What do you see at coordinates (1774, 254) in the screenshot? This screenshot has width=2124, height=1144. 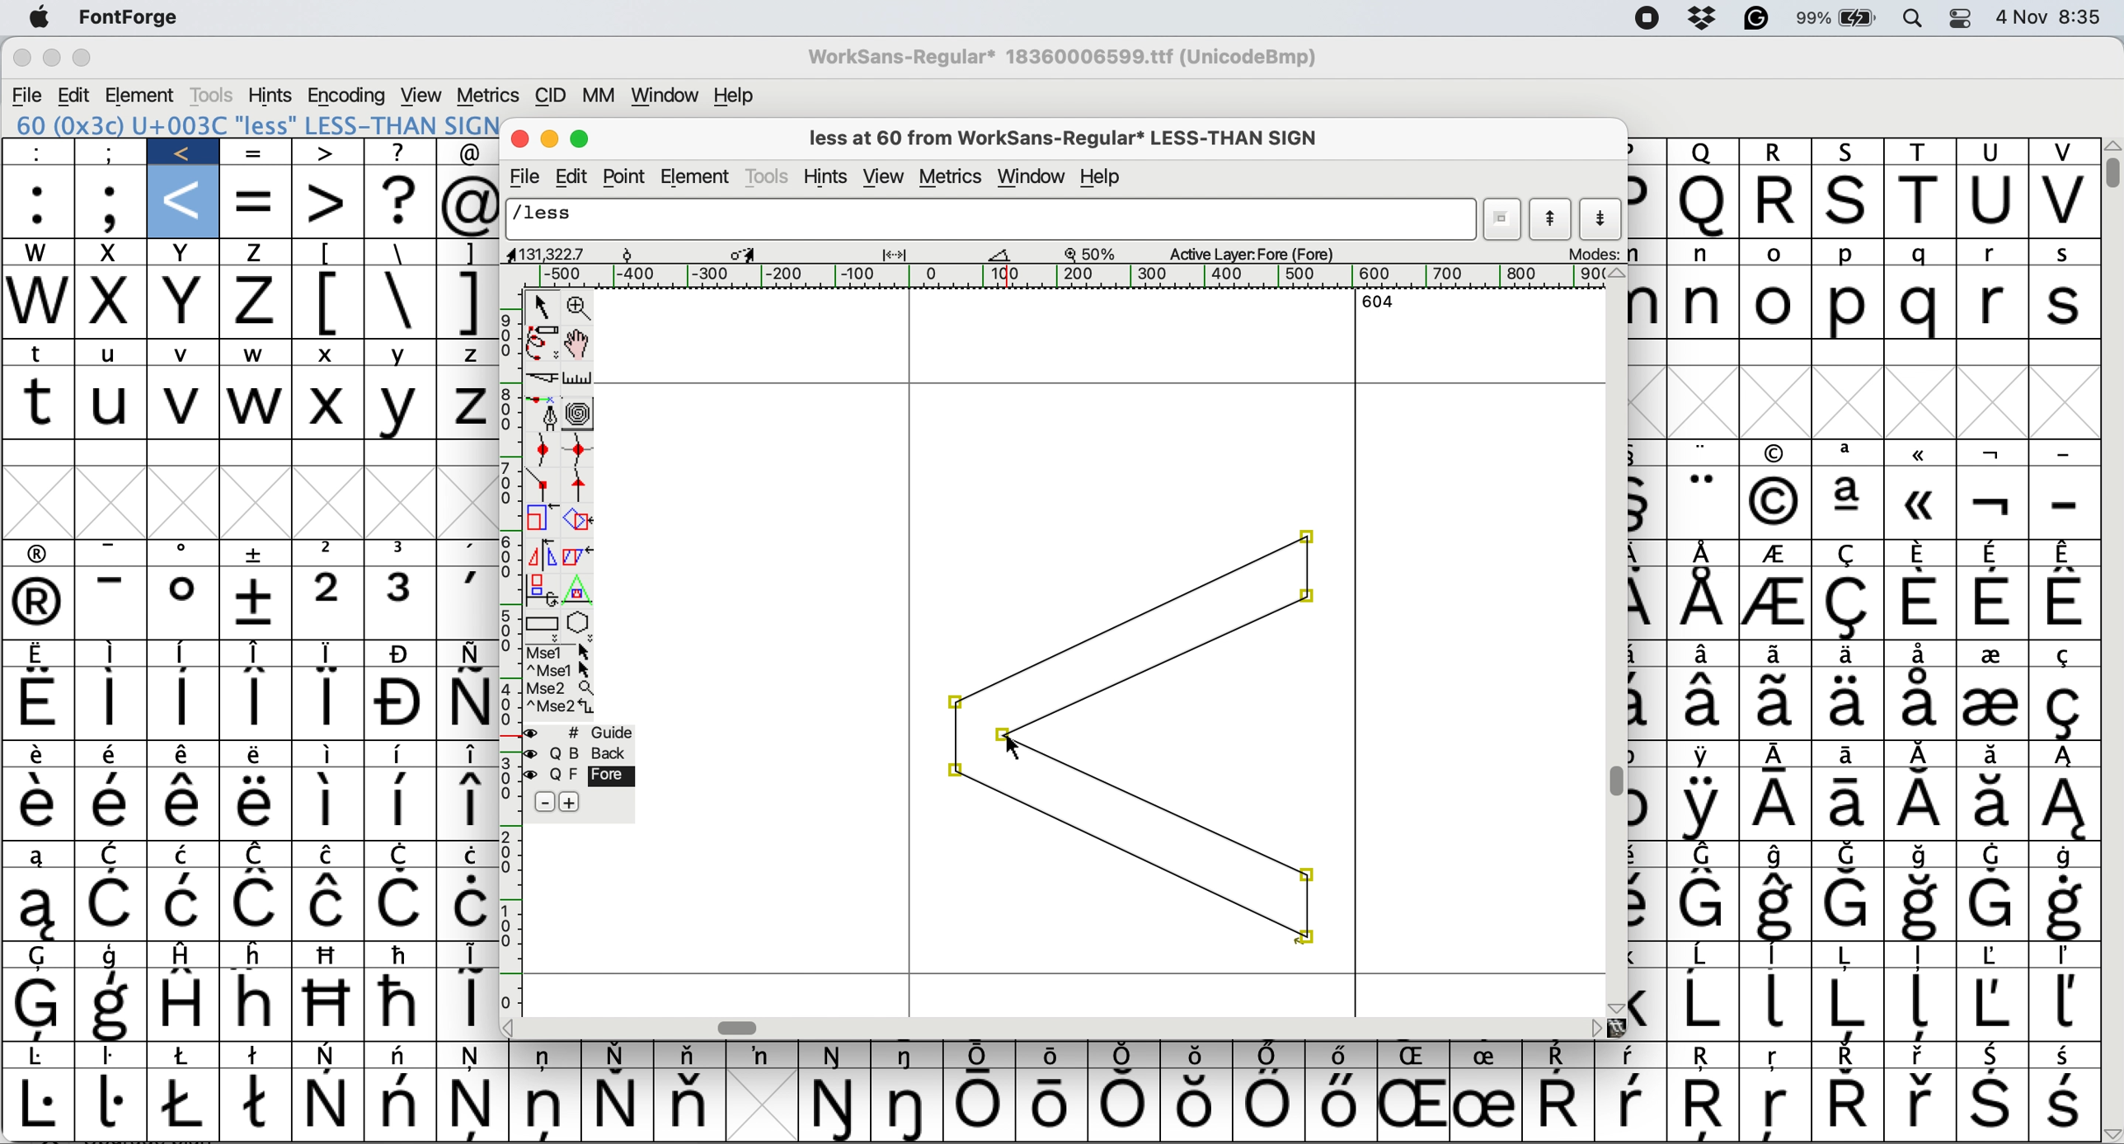 I see `o` at bounding box center [1774, 254].